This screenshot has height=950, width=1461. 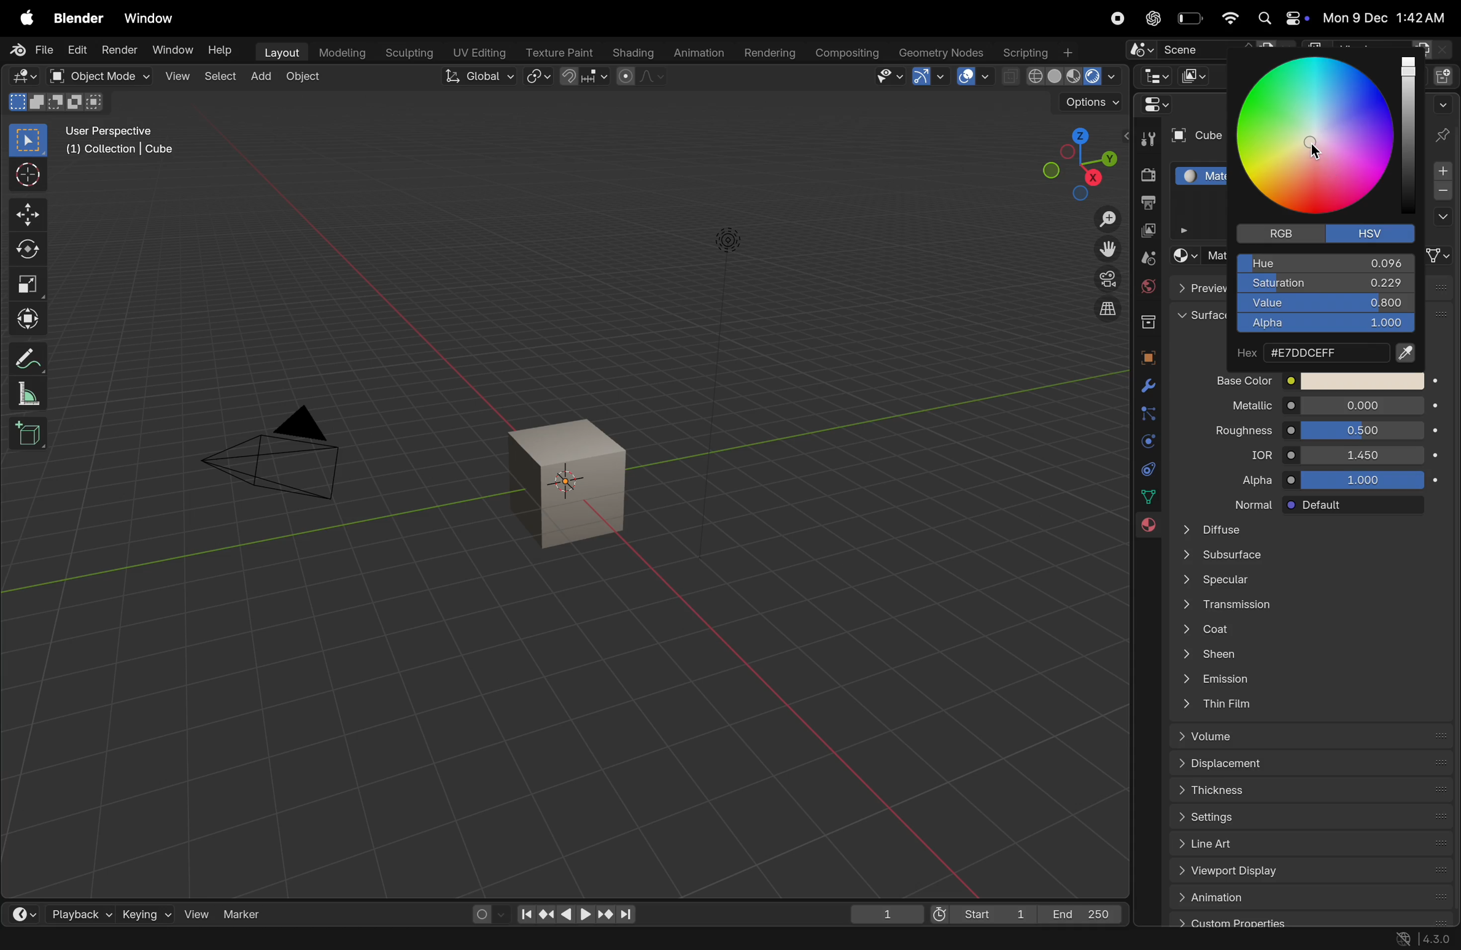 I want to click on o.oo, so click(x=1363, y=406).